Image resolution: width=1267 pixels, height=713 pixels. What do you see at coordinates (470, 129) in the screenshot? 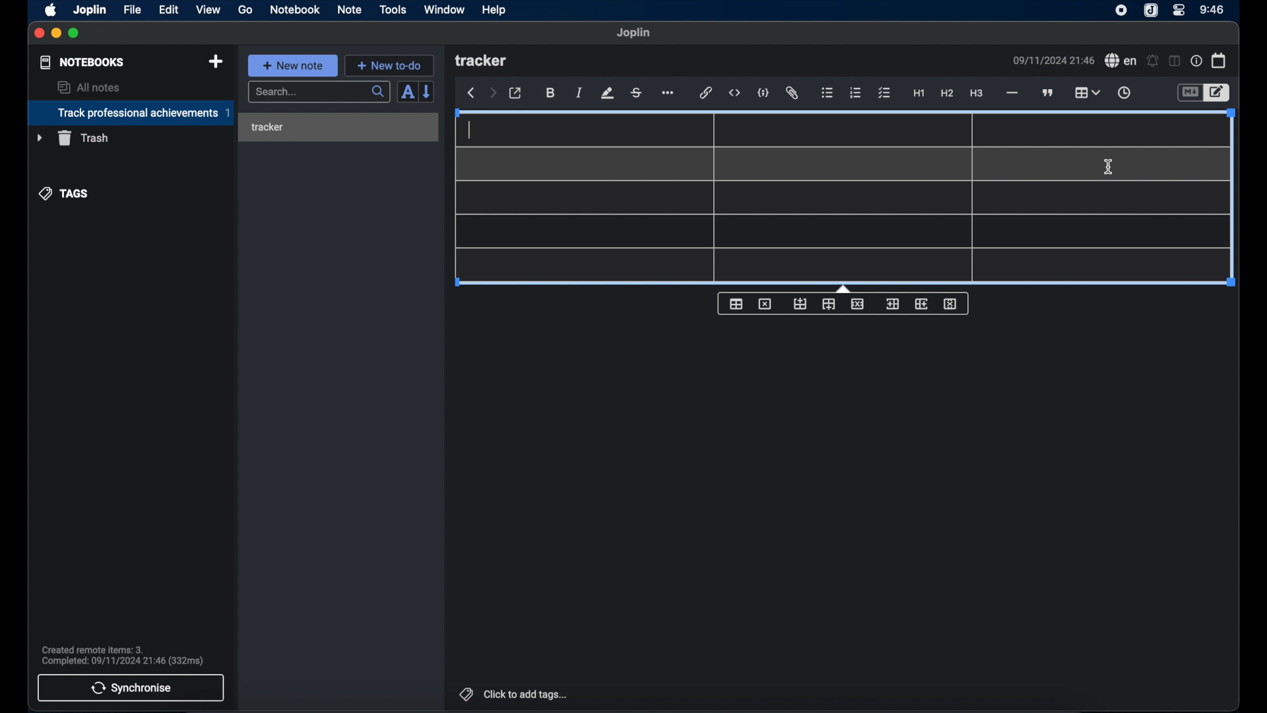
I see `text cursor` at bounding box center [470, 129].